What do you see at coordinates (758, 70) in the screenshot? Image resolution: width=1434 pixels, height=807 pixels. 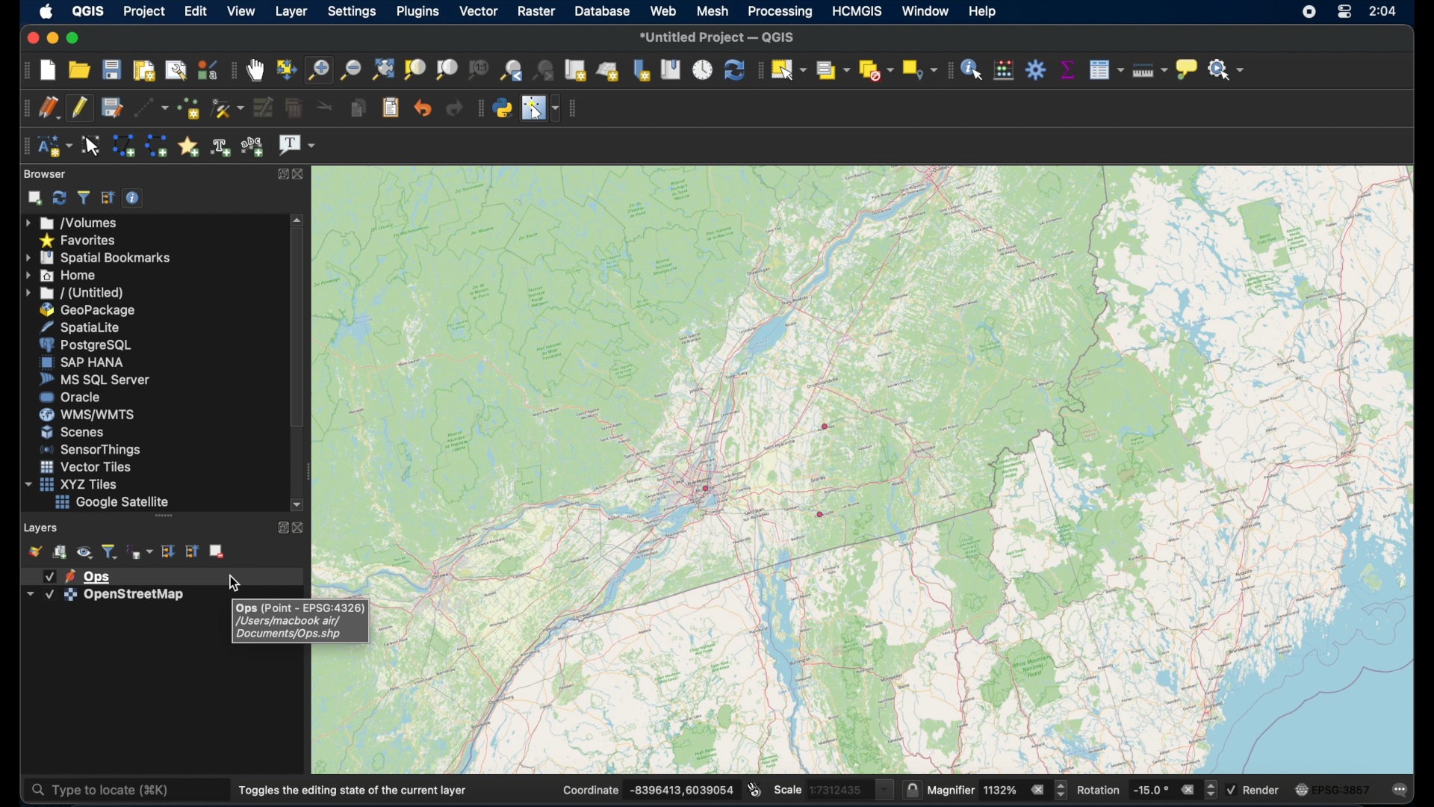 I see `selection toolbar` at bounding box center [758, 70].